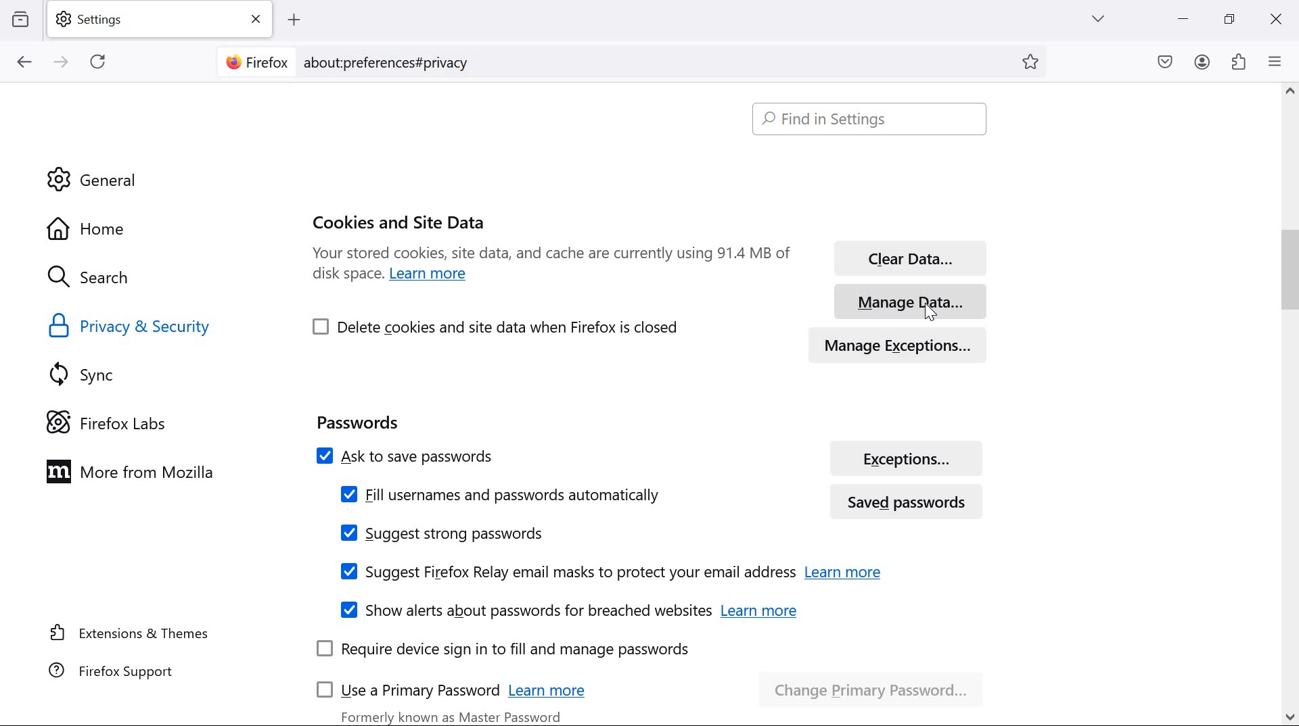 The image size is (1299, 726). I want to click on scroll bar, so click(1279, 406).